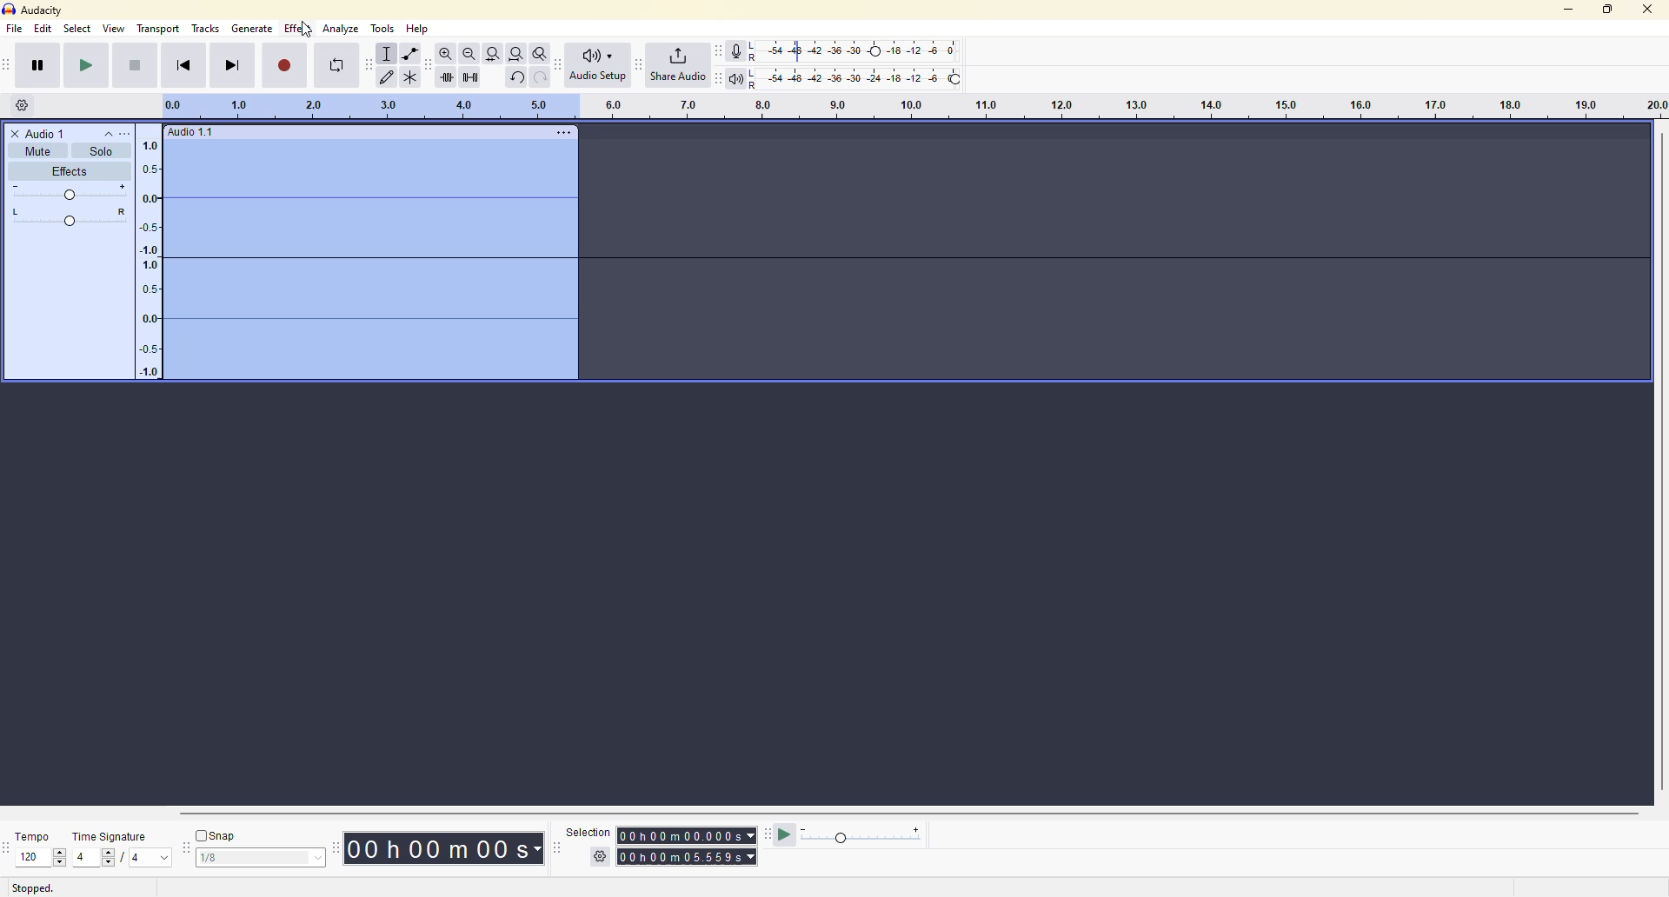 This screenshot has height=897, width=1669. What do you see at coordinates (136, 860) in the screenshot?
I see `4` at bounding box center [136, 860].